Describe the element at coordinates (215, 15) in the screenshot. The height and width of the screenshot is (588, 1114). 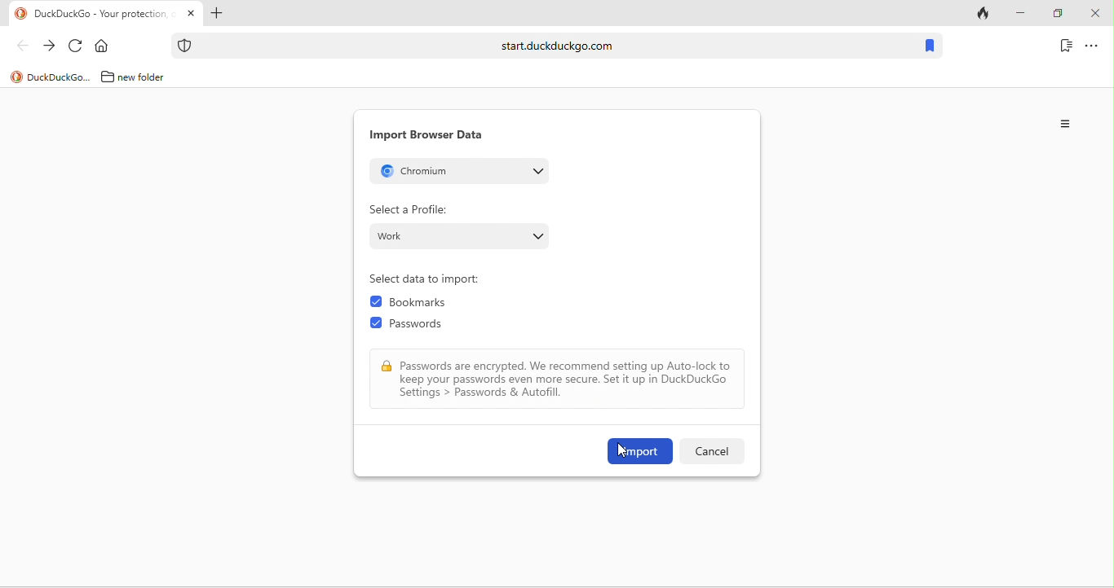
I see `add tab` at that location.